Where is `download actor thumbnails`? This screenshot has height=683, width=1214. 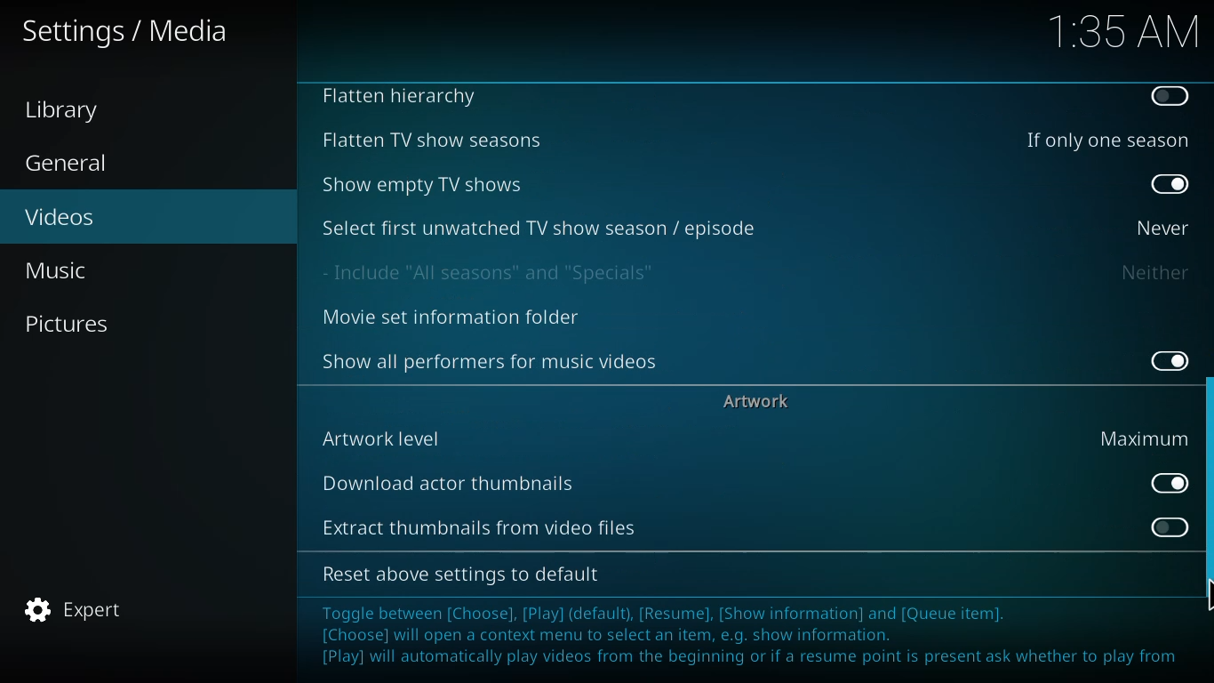 download actor thumbnails is located at coordinates (451, 482).